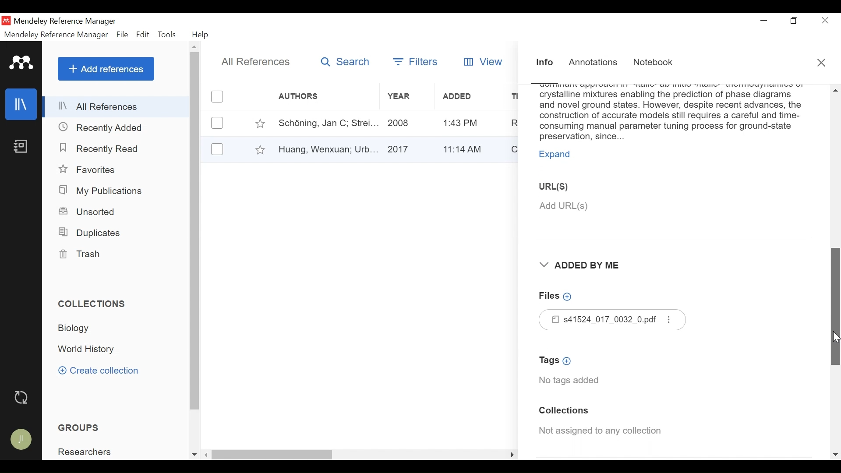 The height and width of the screenshot is (473, 841). Describe the element at coordinates (90, 170) in the screenshot. I see `Favorites` at that location.